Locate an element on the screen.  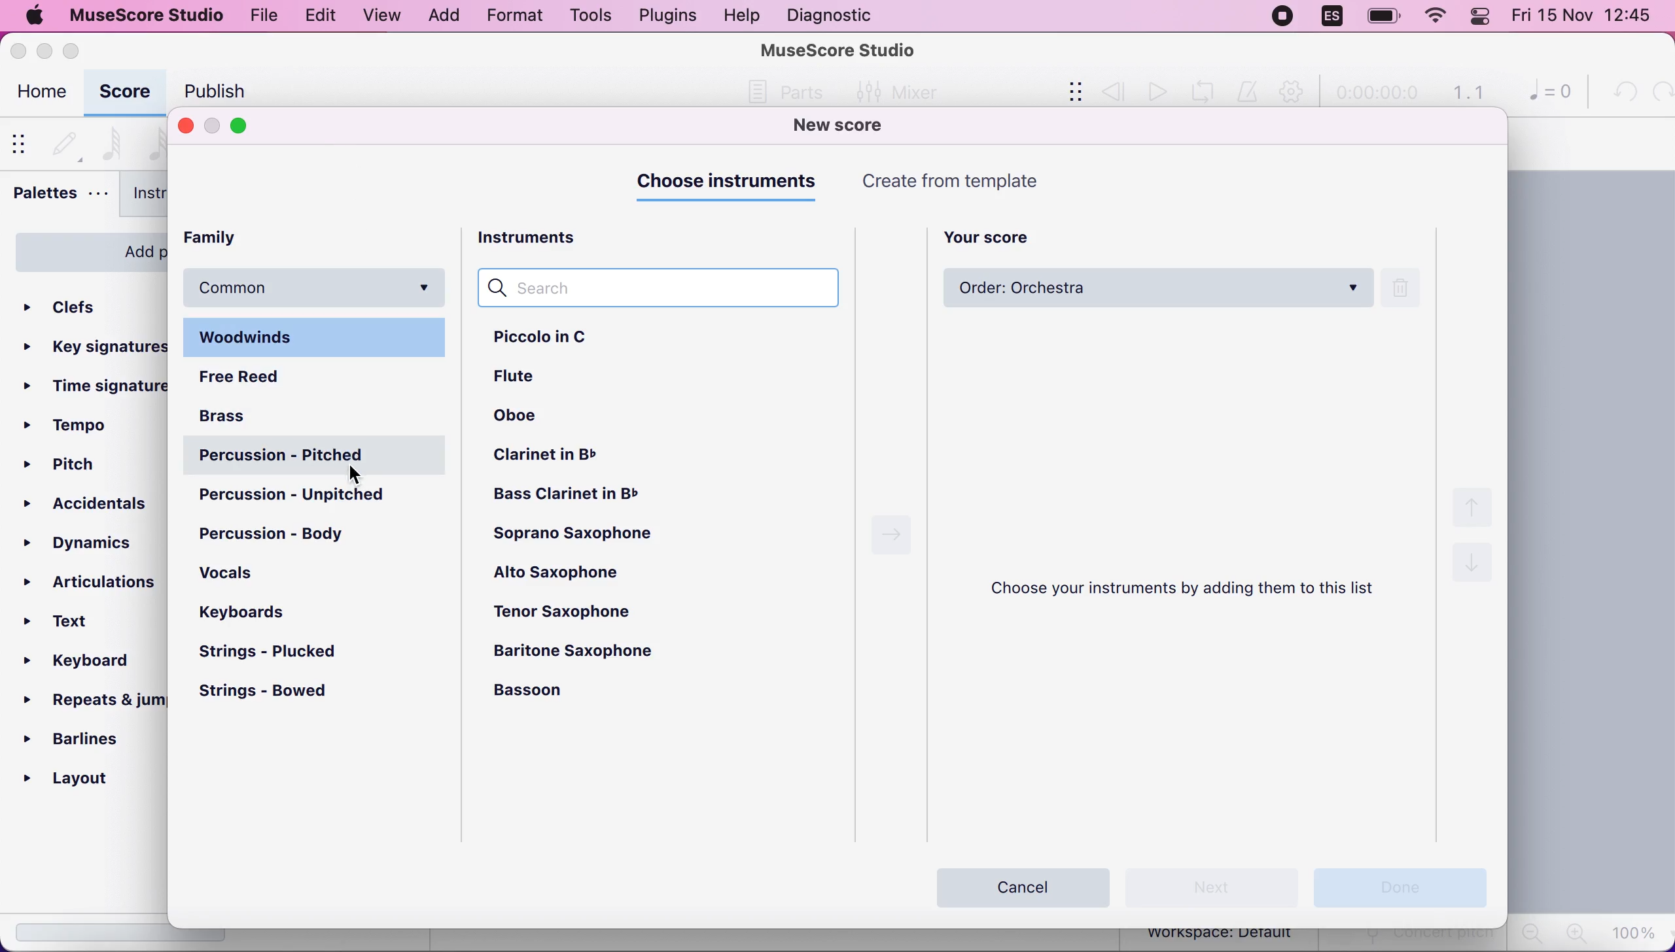
percussion - unpitched is located at coordinates (317, 496).